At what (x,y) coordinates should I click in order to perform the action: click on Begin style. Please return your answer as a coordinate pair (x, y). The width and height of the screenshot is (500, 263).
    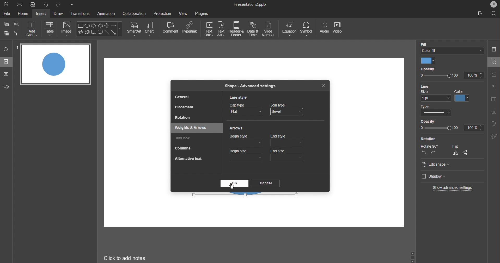
    Looking at the image, I should click on (245, 140).